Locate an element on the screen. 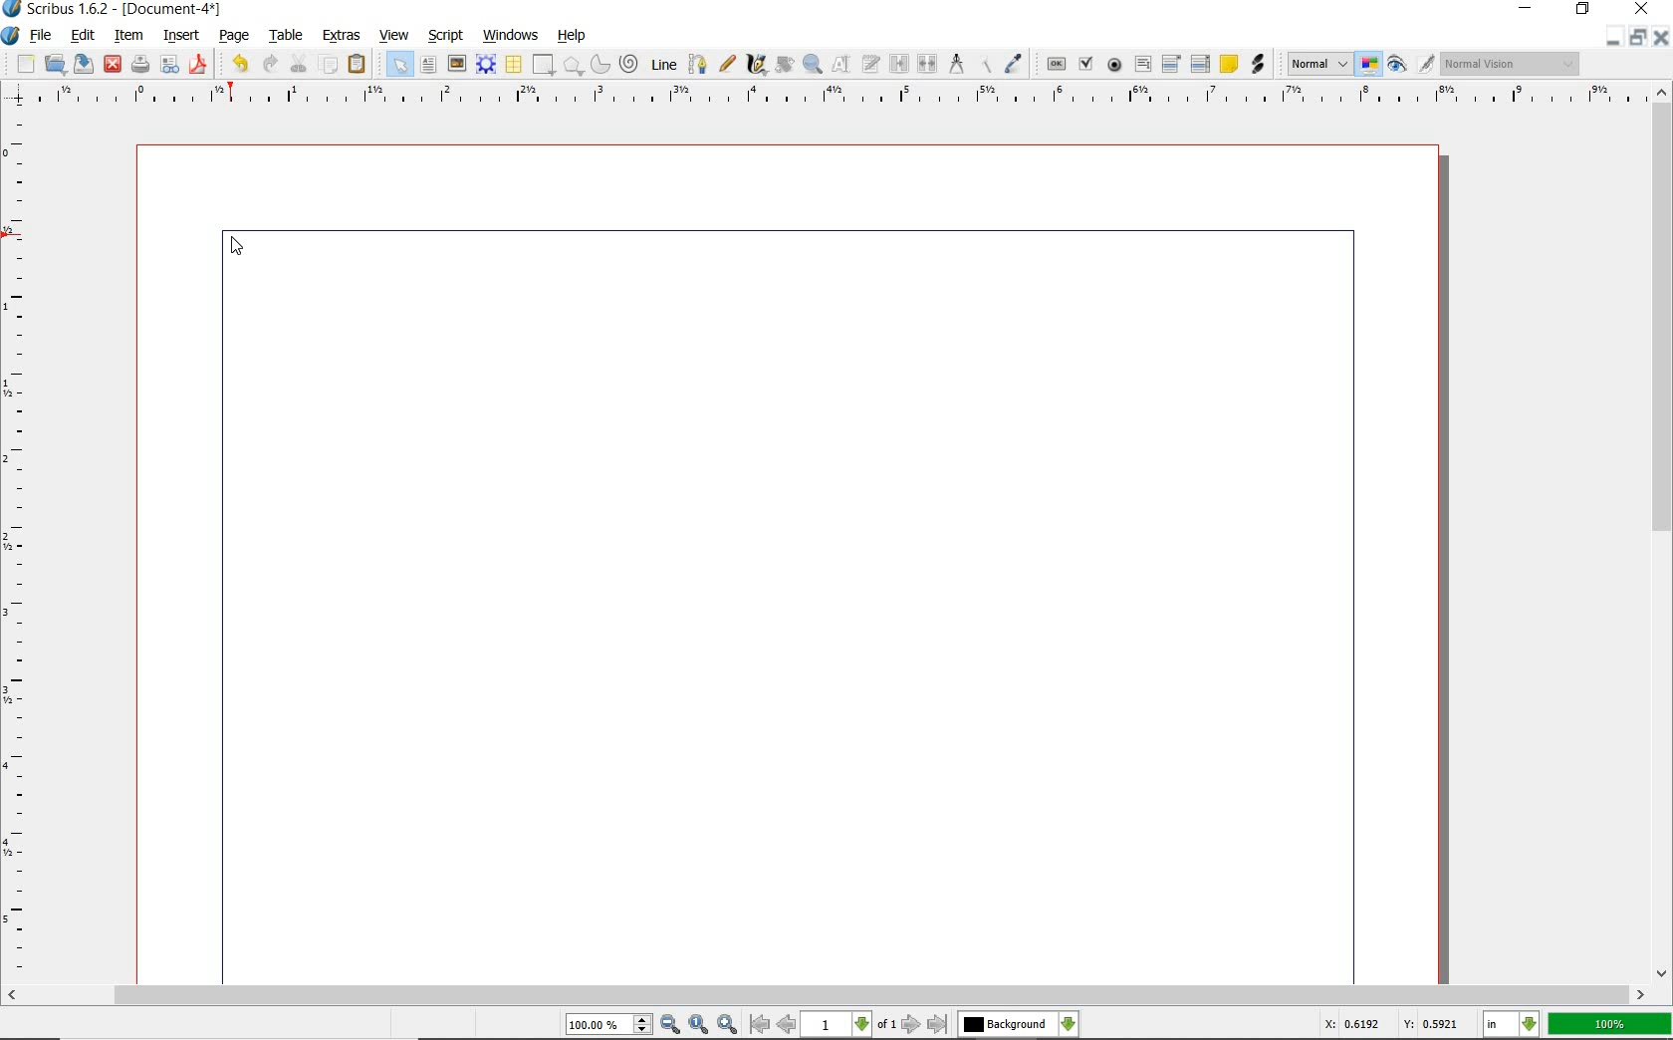 This screenshot has width=1673, height=1040. ruler is located at coordinates (18, 548).